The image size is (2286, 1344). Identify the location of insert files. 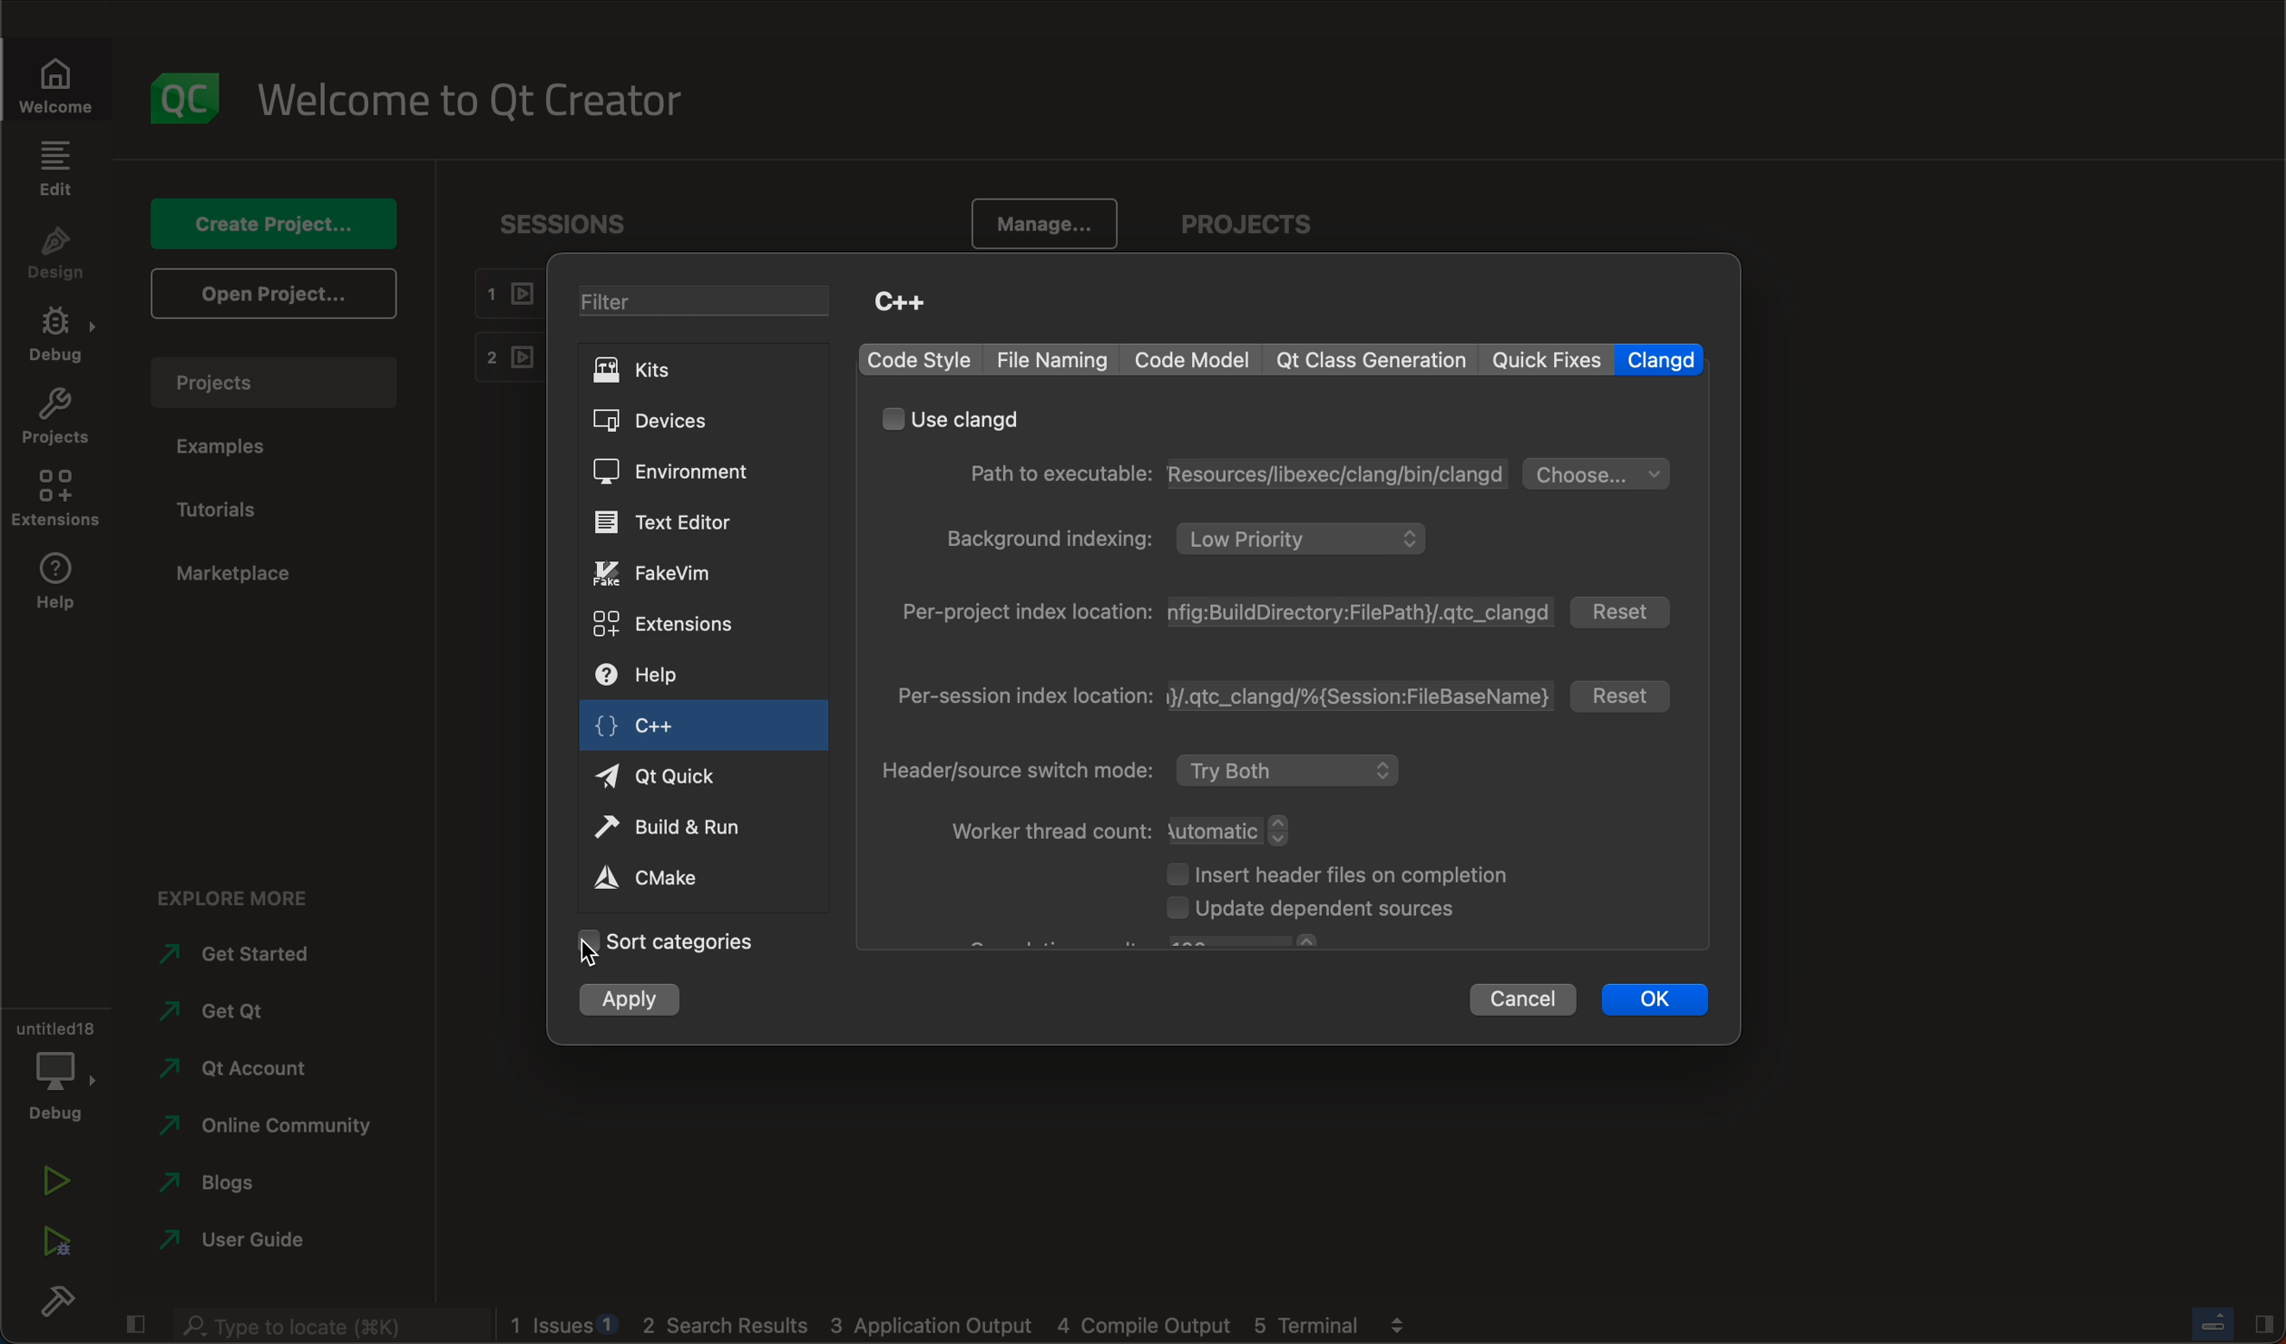
(1345, 872).